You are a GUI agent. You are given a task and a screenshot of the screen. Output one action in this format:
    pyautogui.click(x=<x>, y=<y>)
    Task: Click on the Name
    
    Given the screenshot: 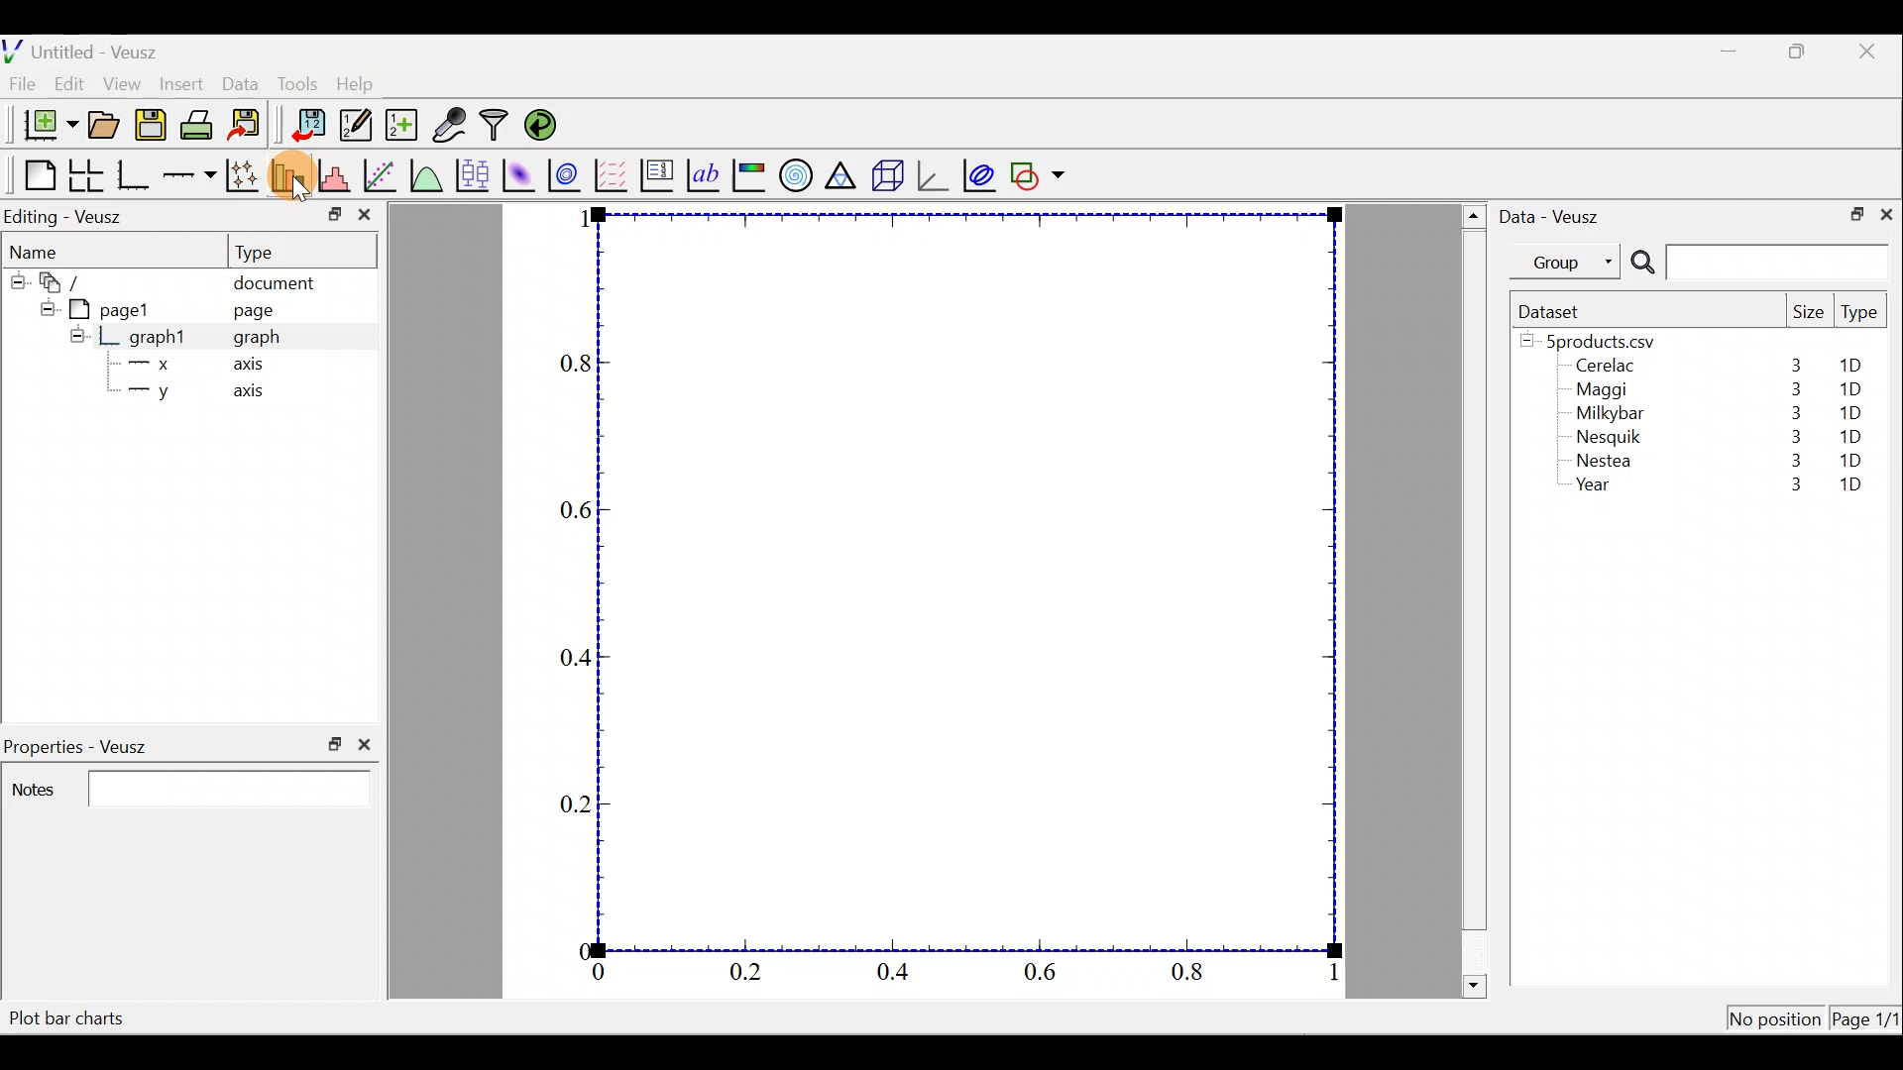 What is the action you would take?
    pyautogui.click(x=52, y=251)
    